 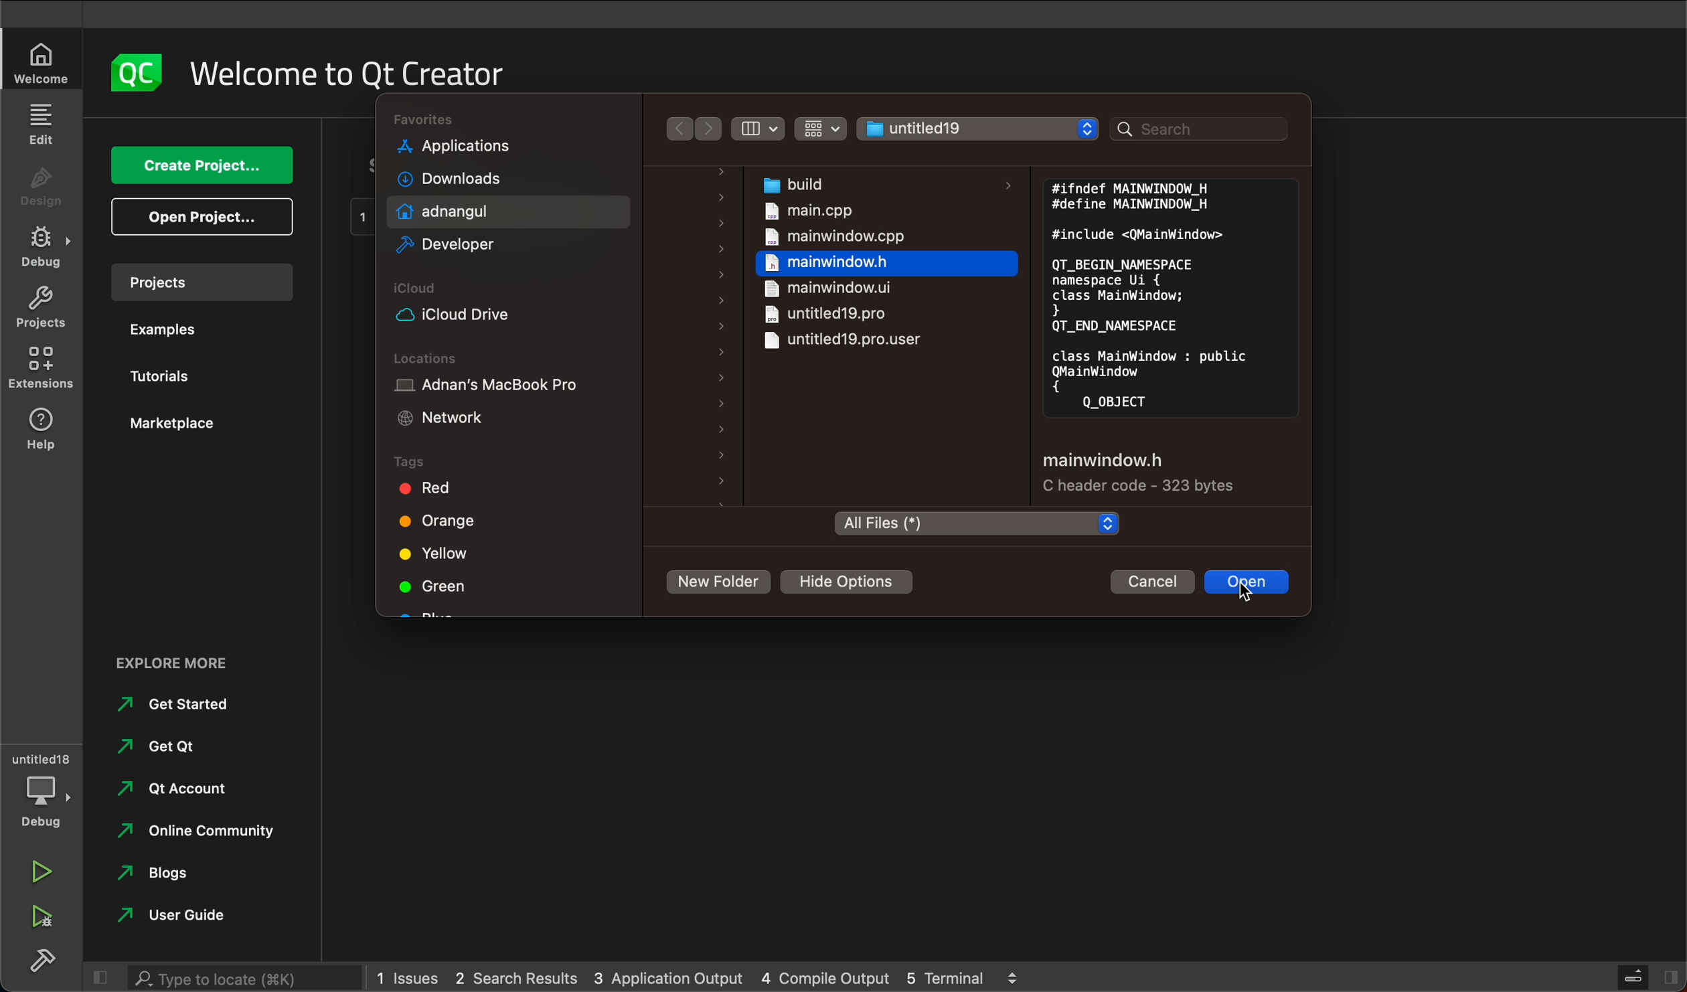 I want to click on , so click(x=821, y=129).